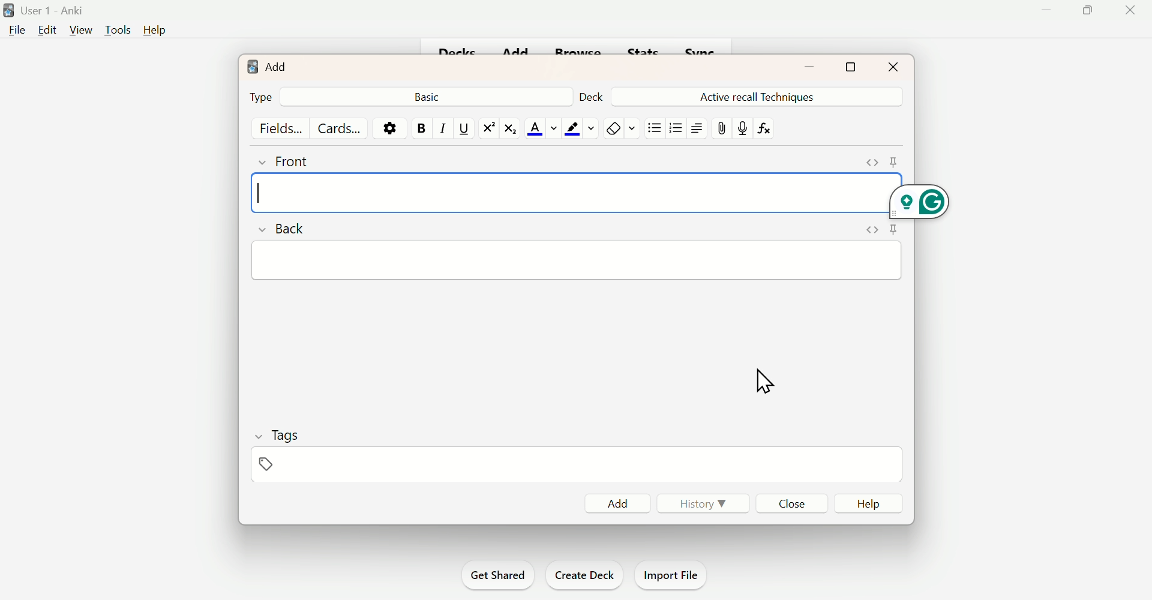 The height and width of the screenshot is (600, 1152). What do you see at coordinates (794, 505) in the screenshot?
I see `Close` at bounding box center [794, 505].